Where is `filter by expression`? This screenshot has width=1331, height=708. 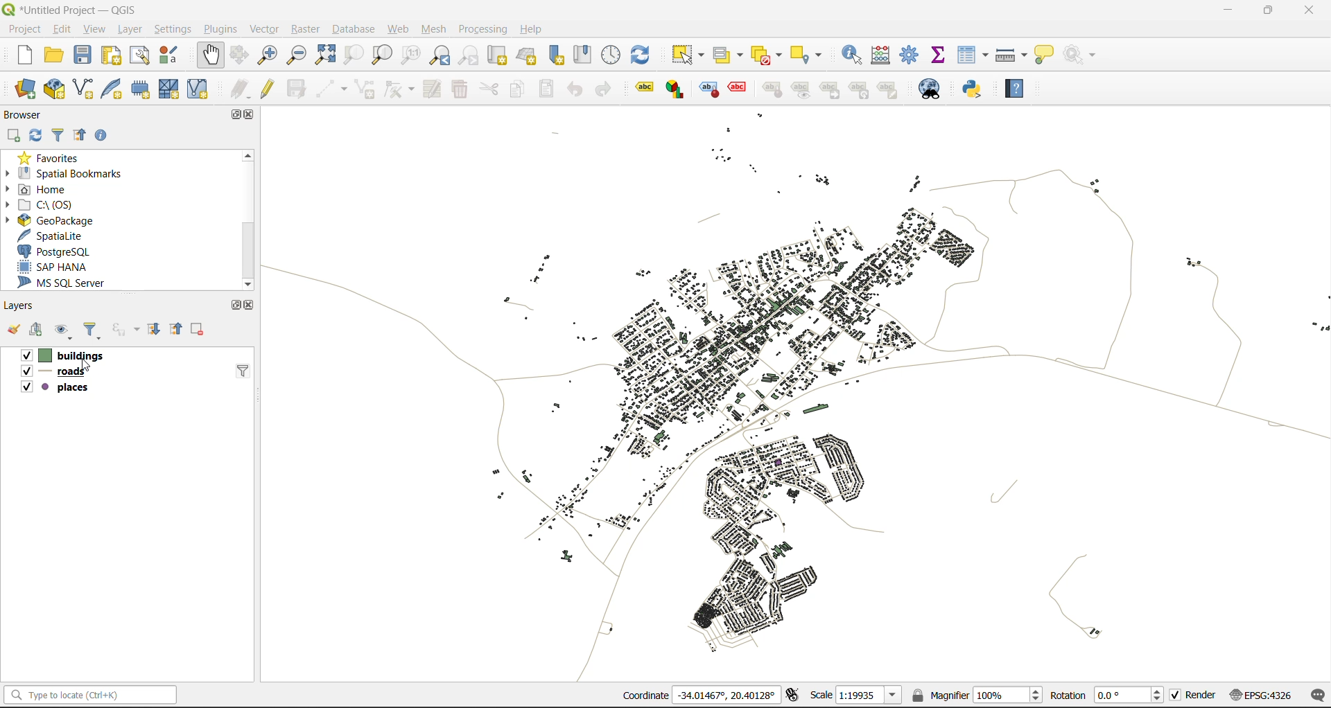
filter by expression is located at coordinates (125, 330).